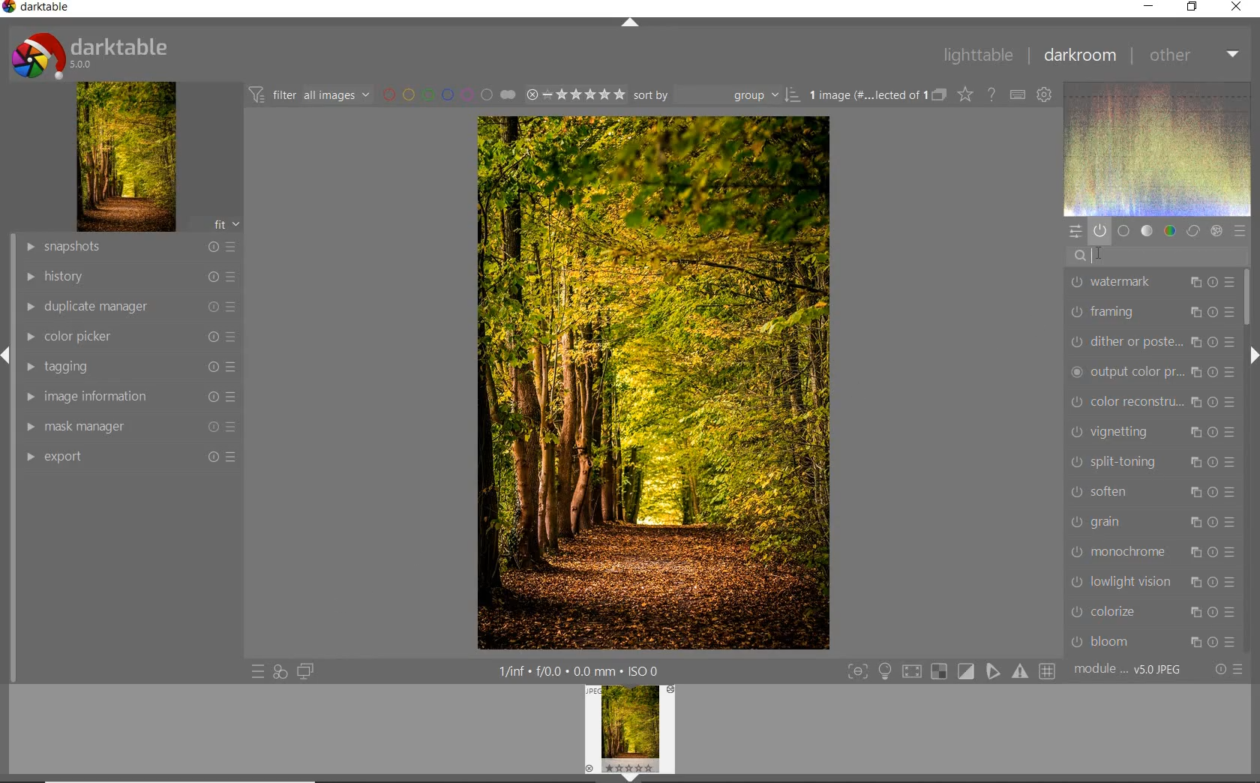 The height and width of the screenshot is (783, 1260). I want to click on mask manager, so click(131, 427).